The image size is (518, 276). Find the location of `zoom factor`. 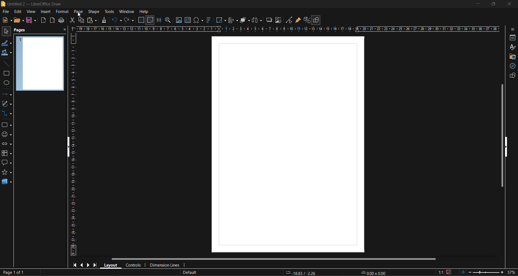

zoom factor is located at coordinates (512, 272).